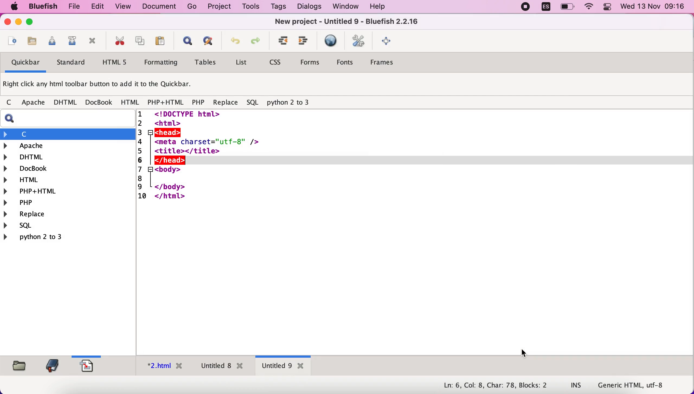 Image resolution: width=694 pixels, height=394 pixels. What do you see at coordinates (68, 179) in the screenshot?
I see `html` at bounding box center [68, 179].